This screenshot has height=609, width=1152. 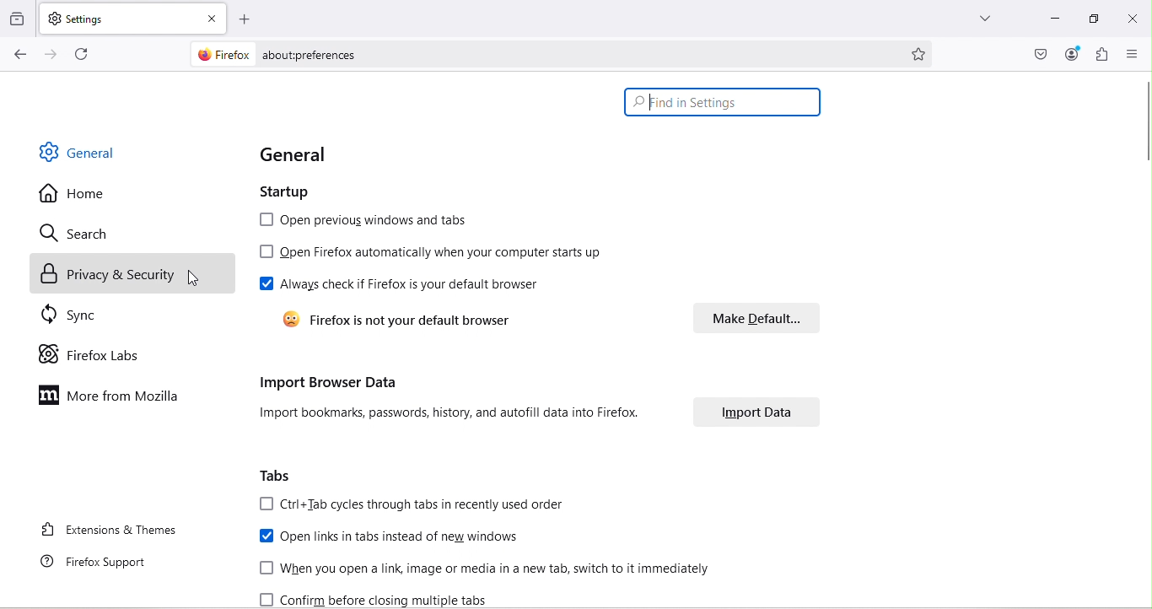 I want to click on Save to pocket, so click(x=1036, y=52).